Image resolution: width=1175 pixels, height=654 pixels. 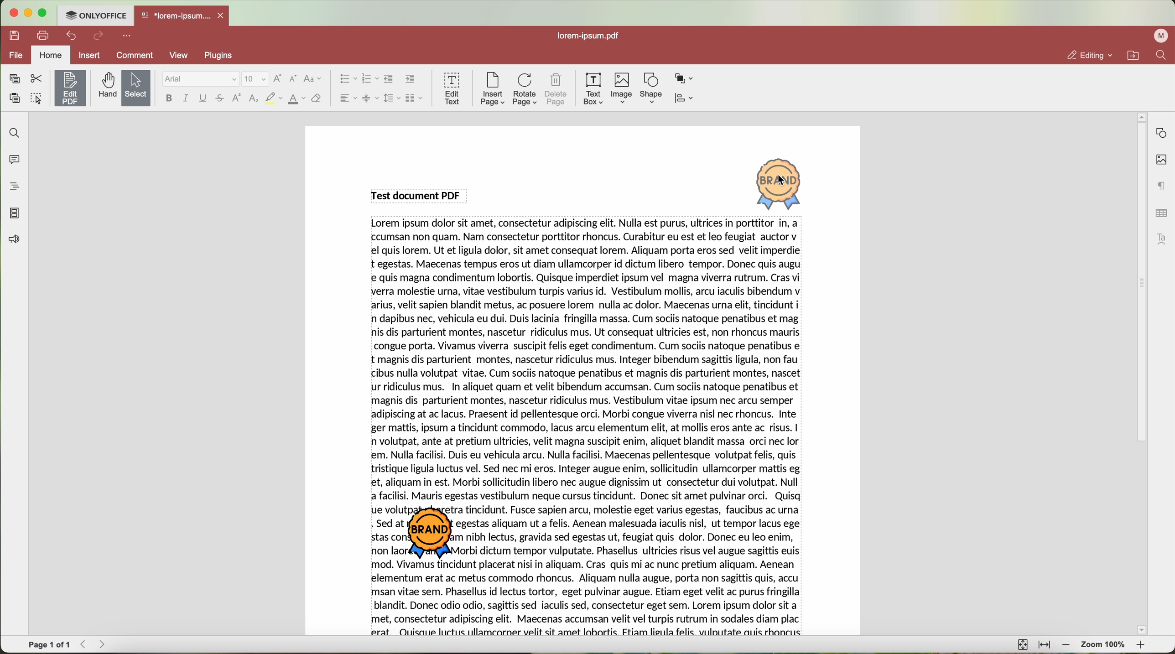 I want to click on shape settings, so click(x=1161, y=133).